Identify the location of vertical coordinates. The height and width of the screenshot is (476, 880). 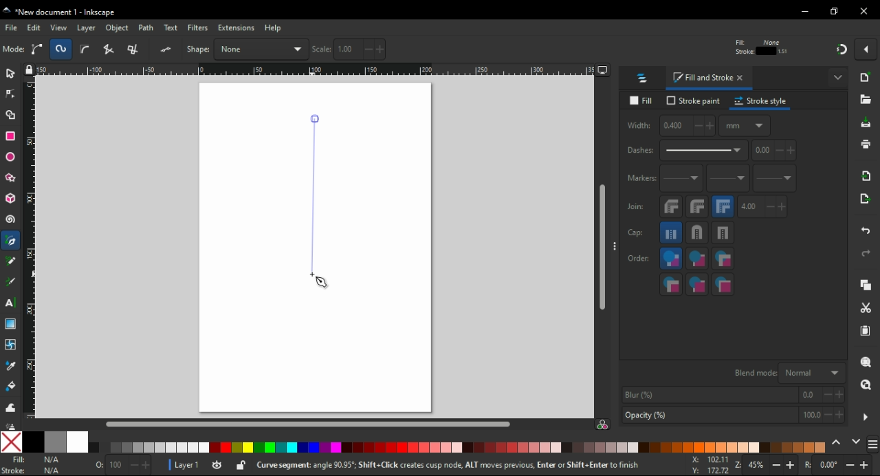
(442, 49).